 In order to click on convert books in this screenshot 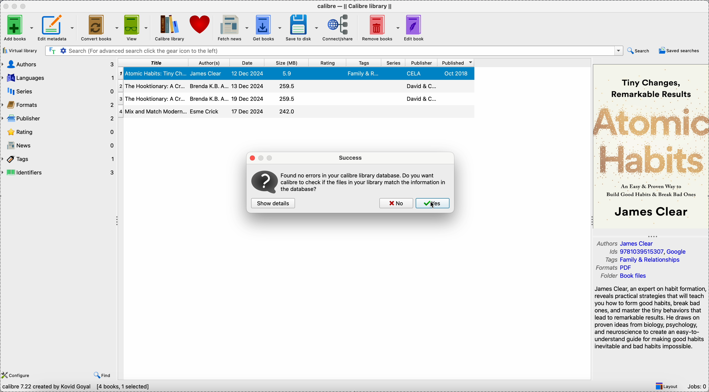, I will do `click(100, 28)`.